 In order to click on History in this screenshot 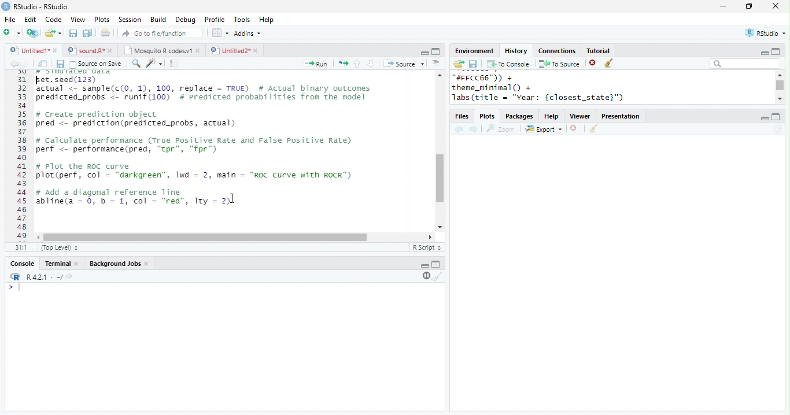, I will do `click(516, 51)`.